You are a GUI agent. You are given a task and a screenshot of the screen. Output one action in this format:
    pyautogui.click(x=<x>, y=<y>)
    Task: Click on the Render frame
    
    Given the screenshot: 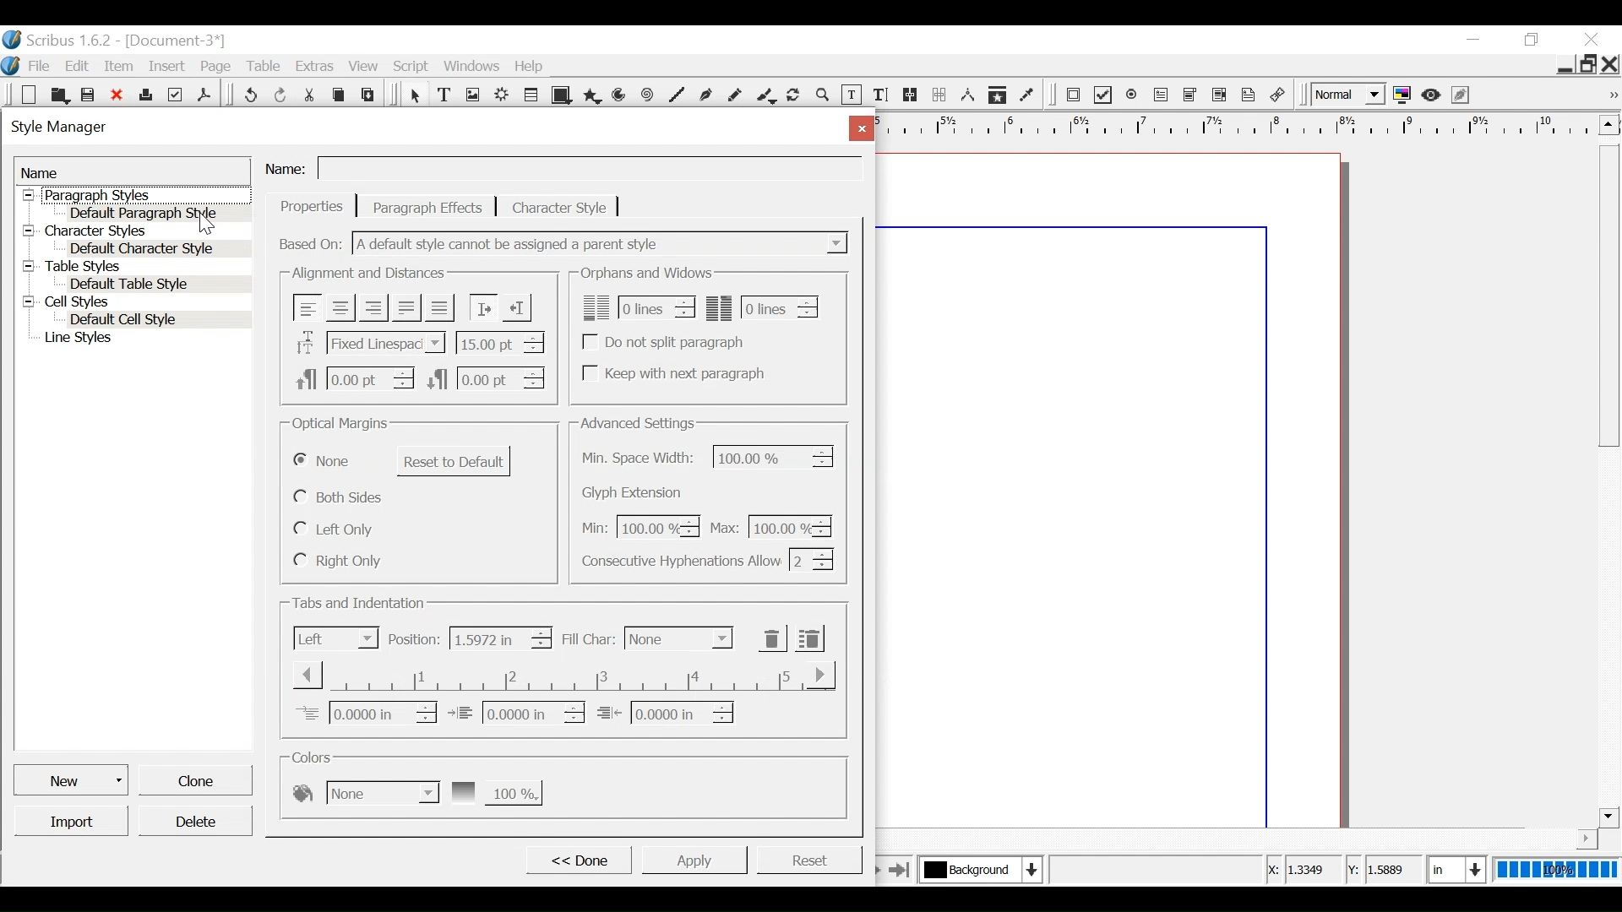 What is the action you would take?
    pyautogui.click(x=503, y=95)
    